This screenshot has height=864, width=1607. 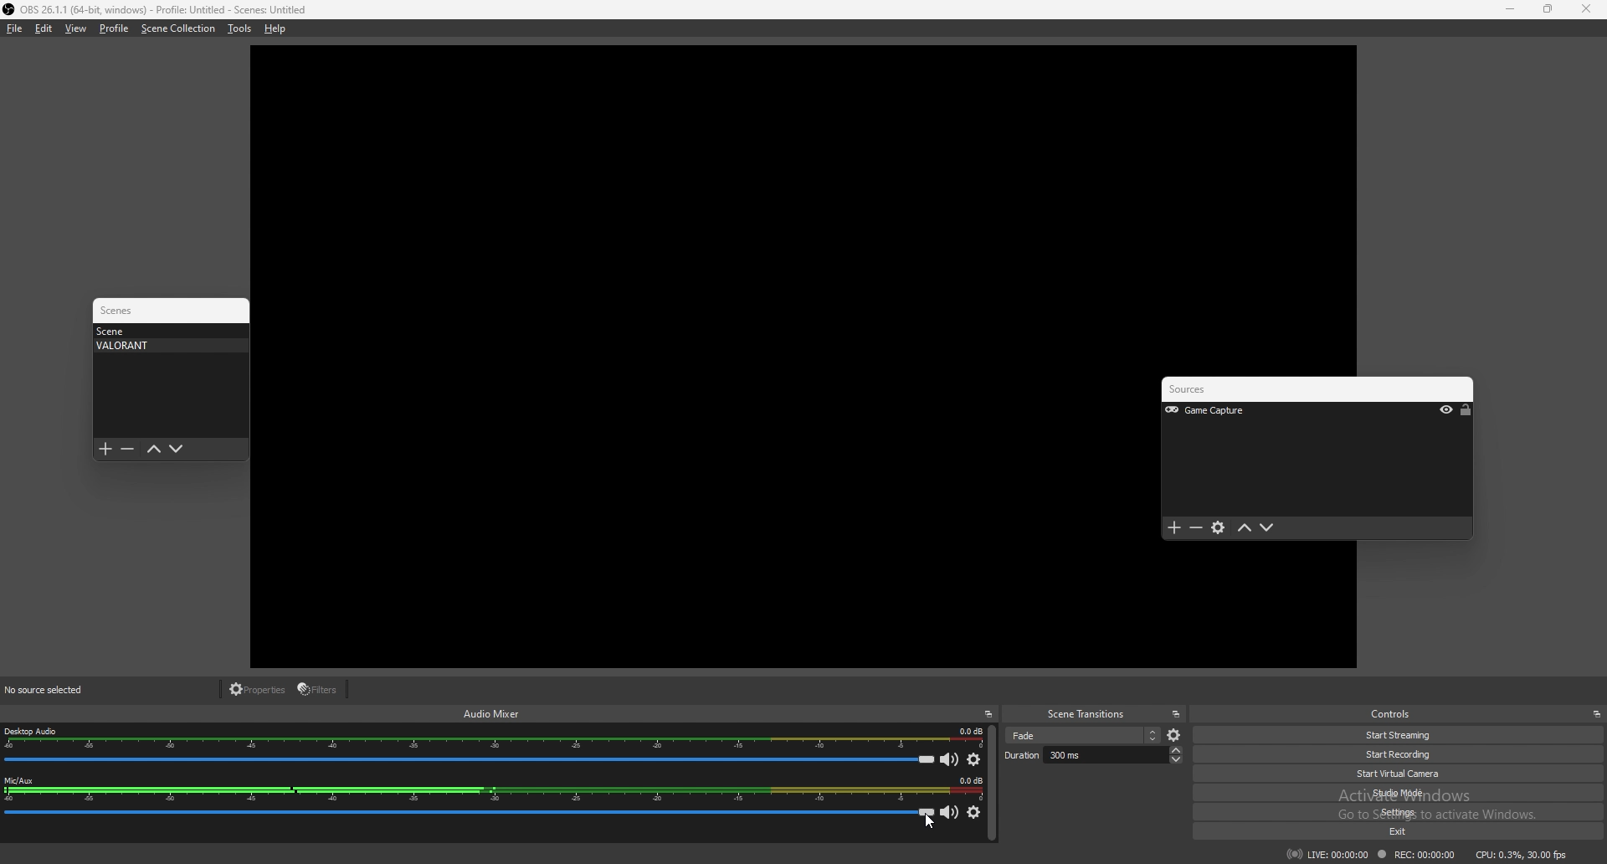 I want to click on pop out, so click(x=988, y=714).